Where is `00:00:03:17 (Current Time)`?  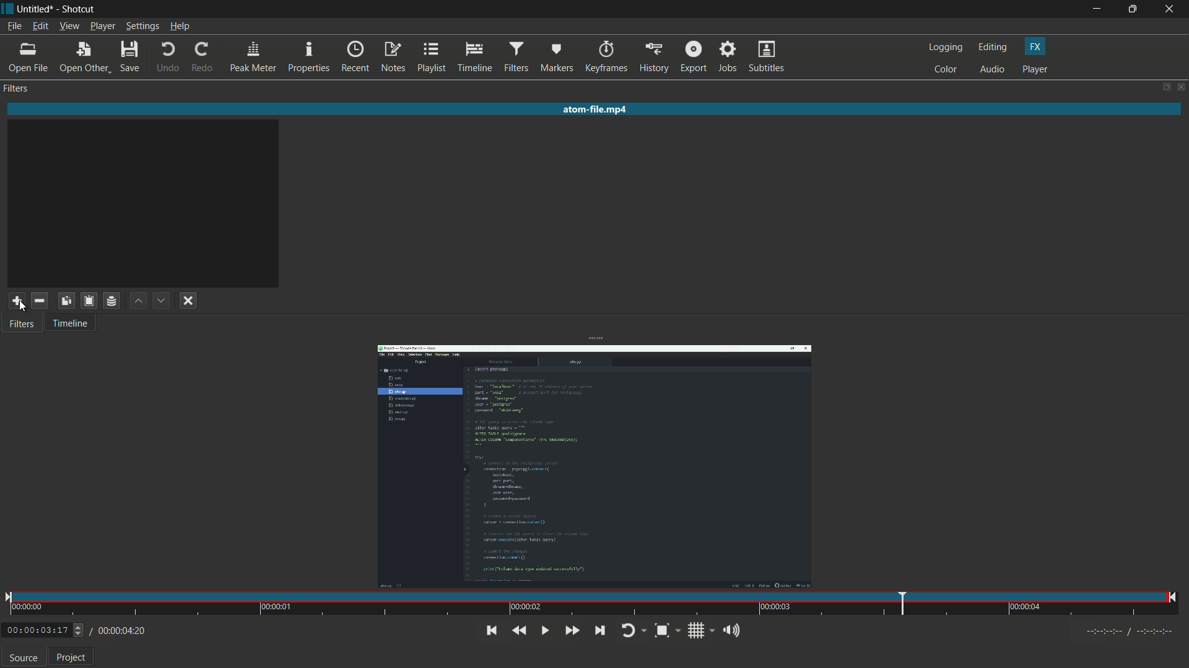
00:00:03:17 (Current Time) is located at coordinates (45, 631).